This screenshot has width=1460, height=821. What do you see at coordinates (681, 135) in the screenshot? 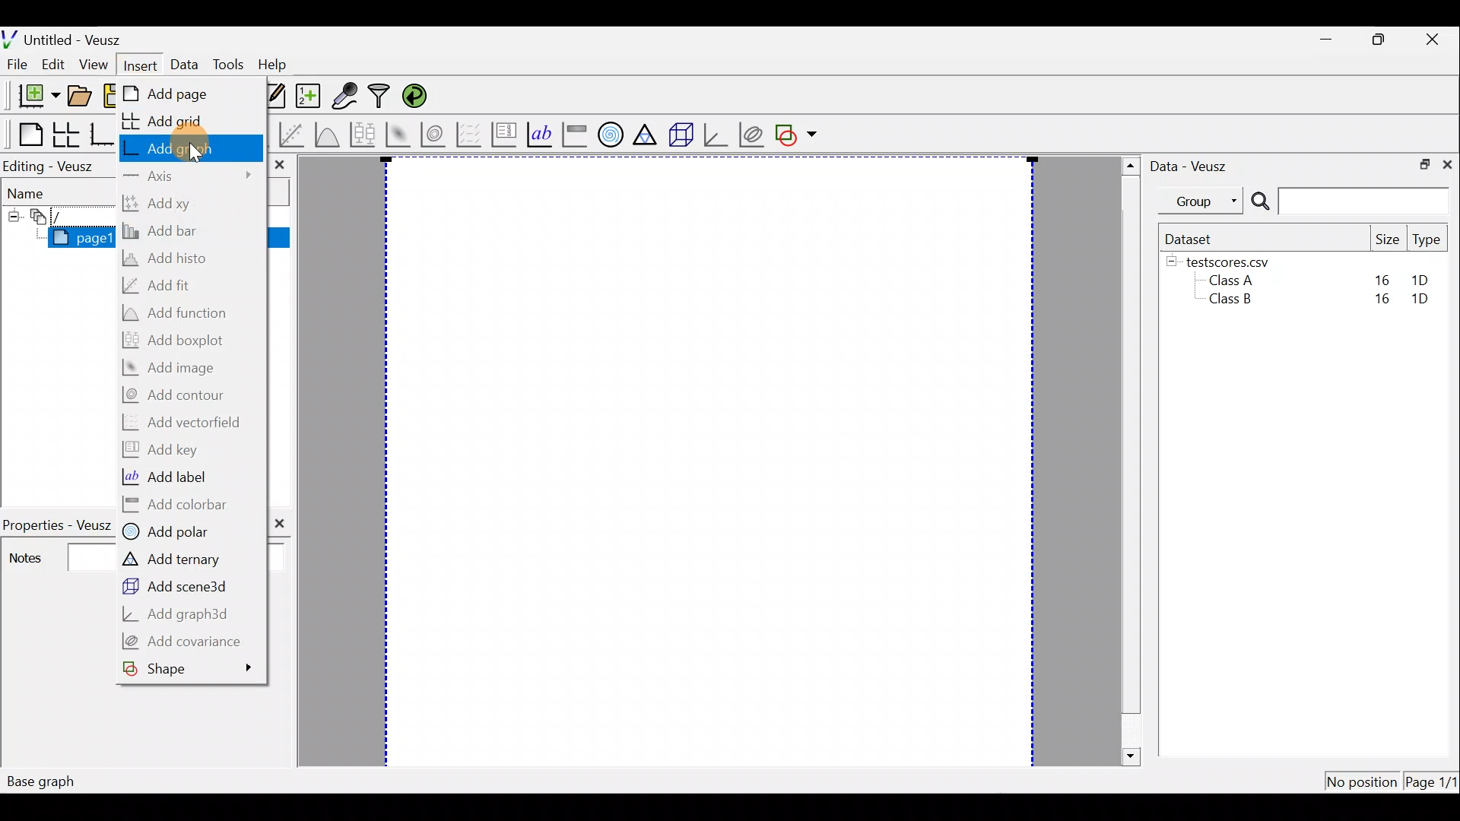
I see `3d scene` at bounding box center [681, 135].